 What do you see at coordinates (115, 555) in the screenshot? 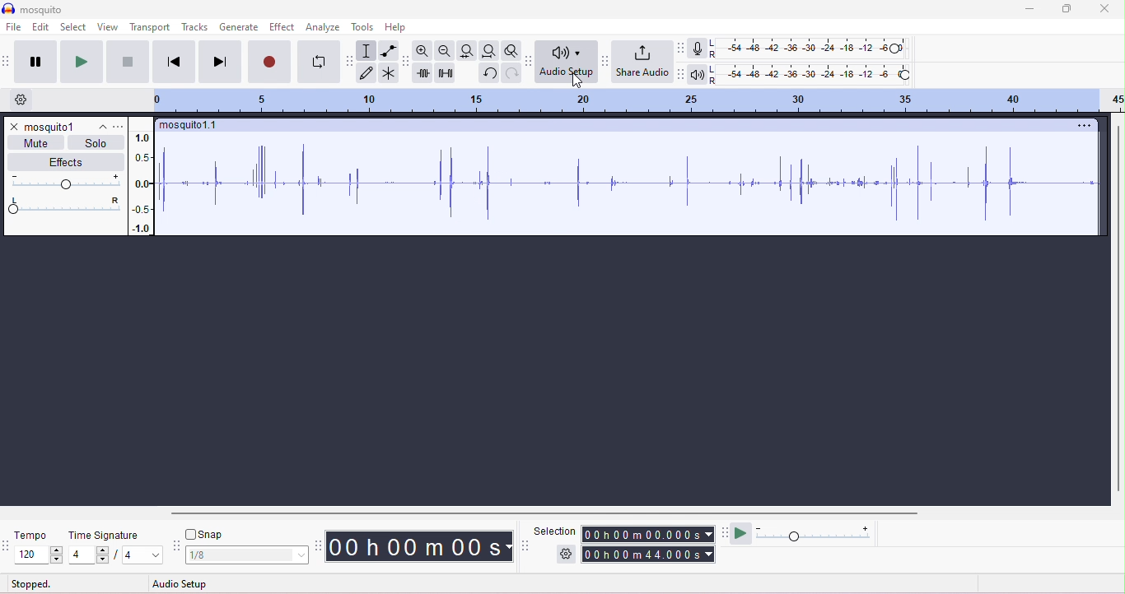
I see `select time signature` at bounding box center [115, 555].